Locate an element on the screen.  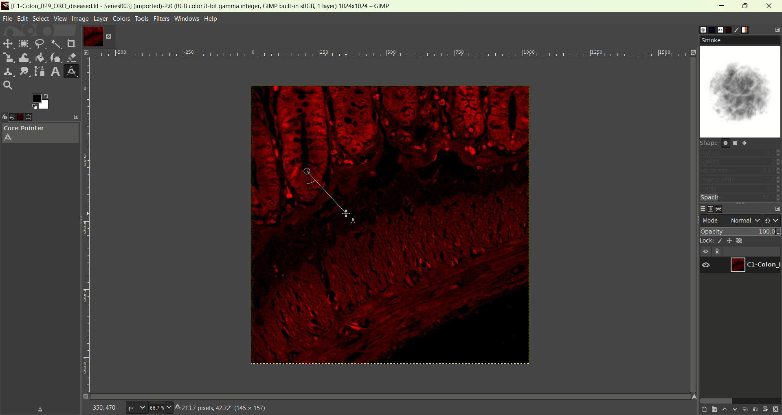
image is located at coordinates (79, 19).